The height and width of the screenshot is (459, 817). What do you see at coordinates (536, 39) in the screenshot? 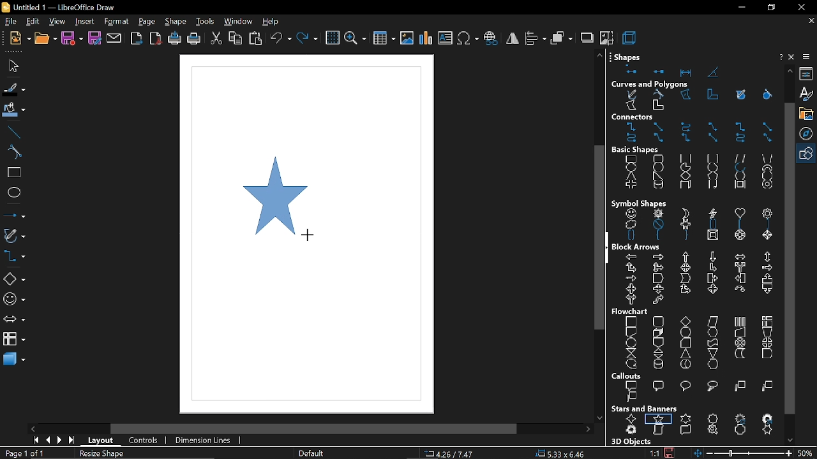
I see `align` at bounding box center [536, 39].